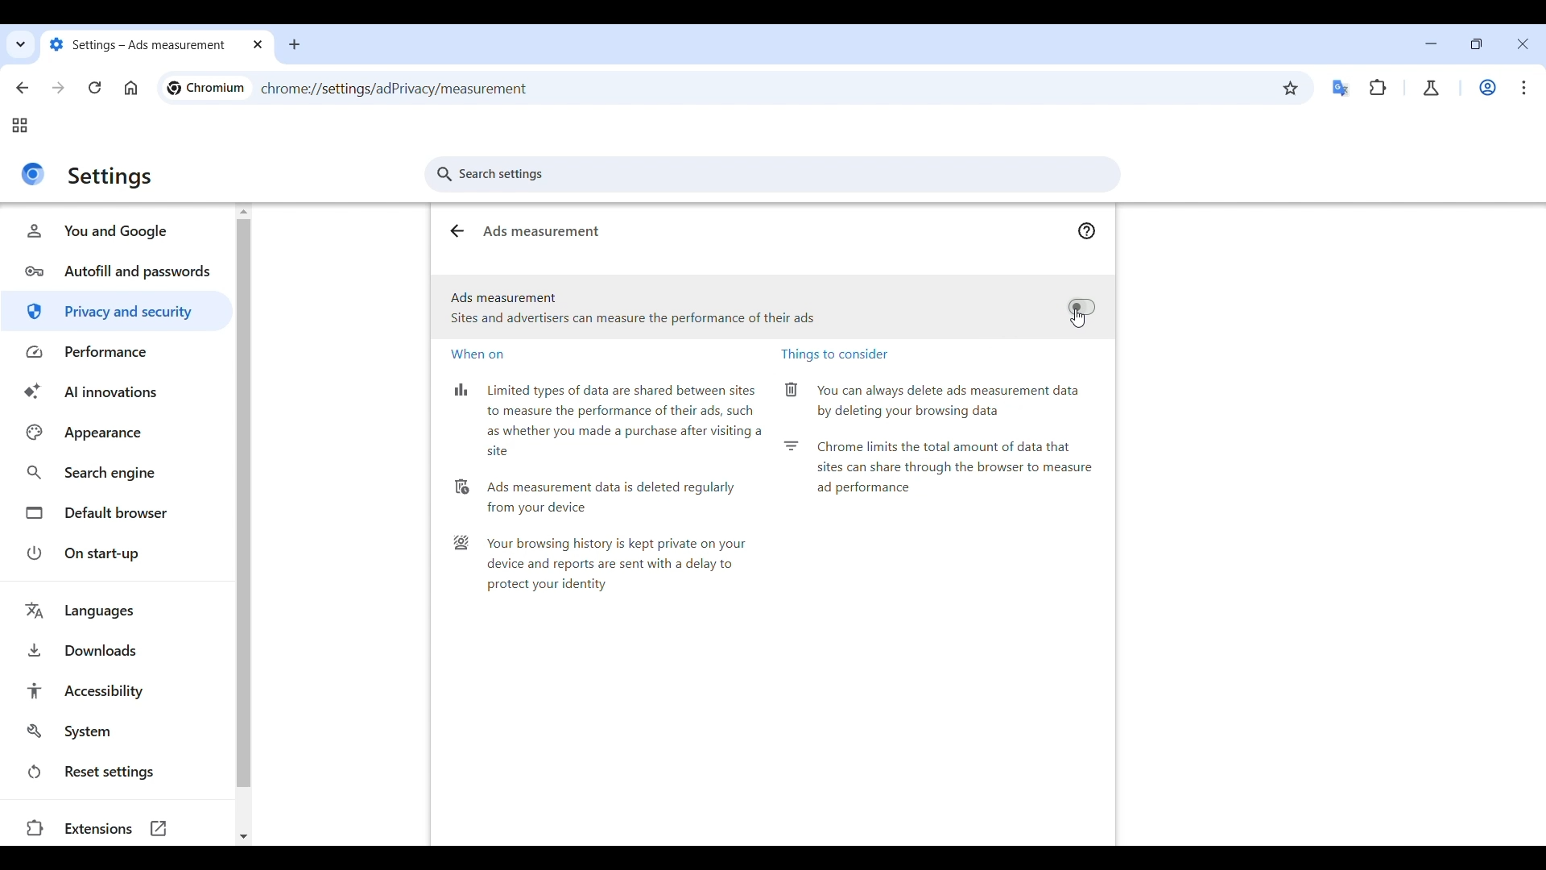 Image resolution: width=1546 pixels, height=870 pixels. I want to click on Ads measurement, so click(548, 231).